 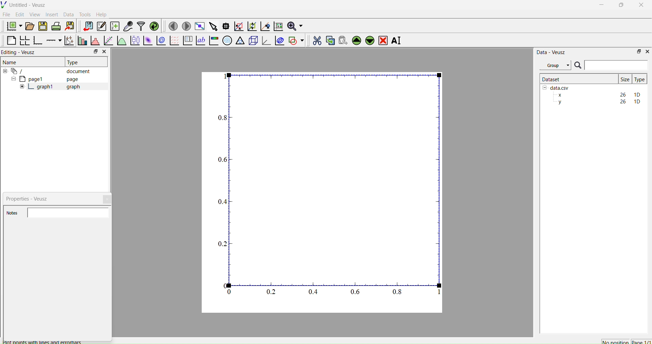 What do you see at coordinates (639, 79) in the screenshot?
I see `Type` at bounding box center [639, 79].